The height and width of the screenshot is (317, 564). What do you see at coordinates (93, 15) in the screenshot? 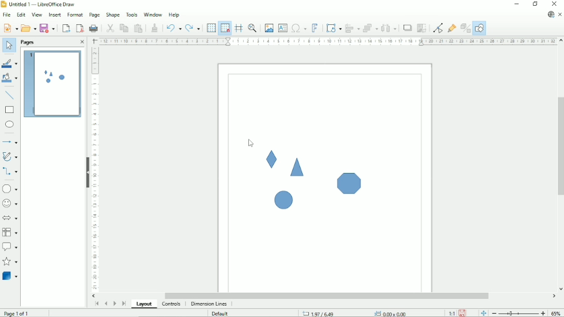
I see `Page` at bounding box center [93, 15].